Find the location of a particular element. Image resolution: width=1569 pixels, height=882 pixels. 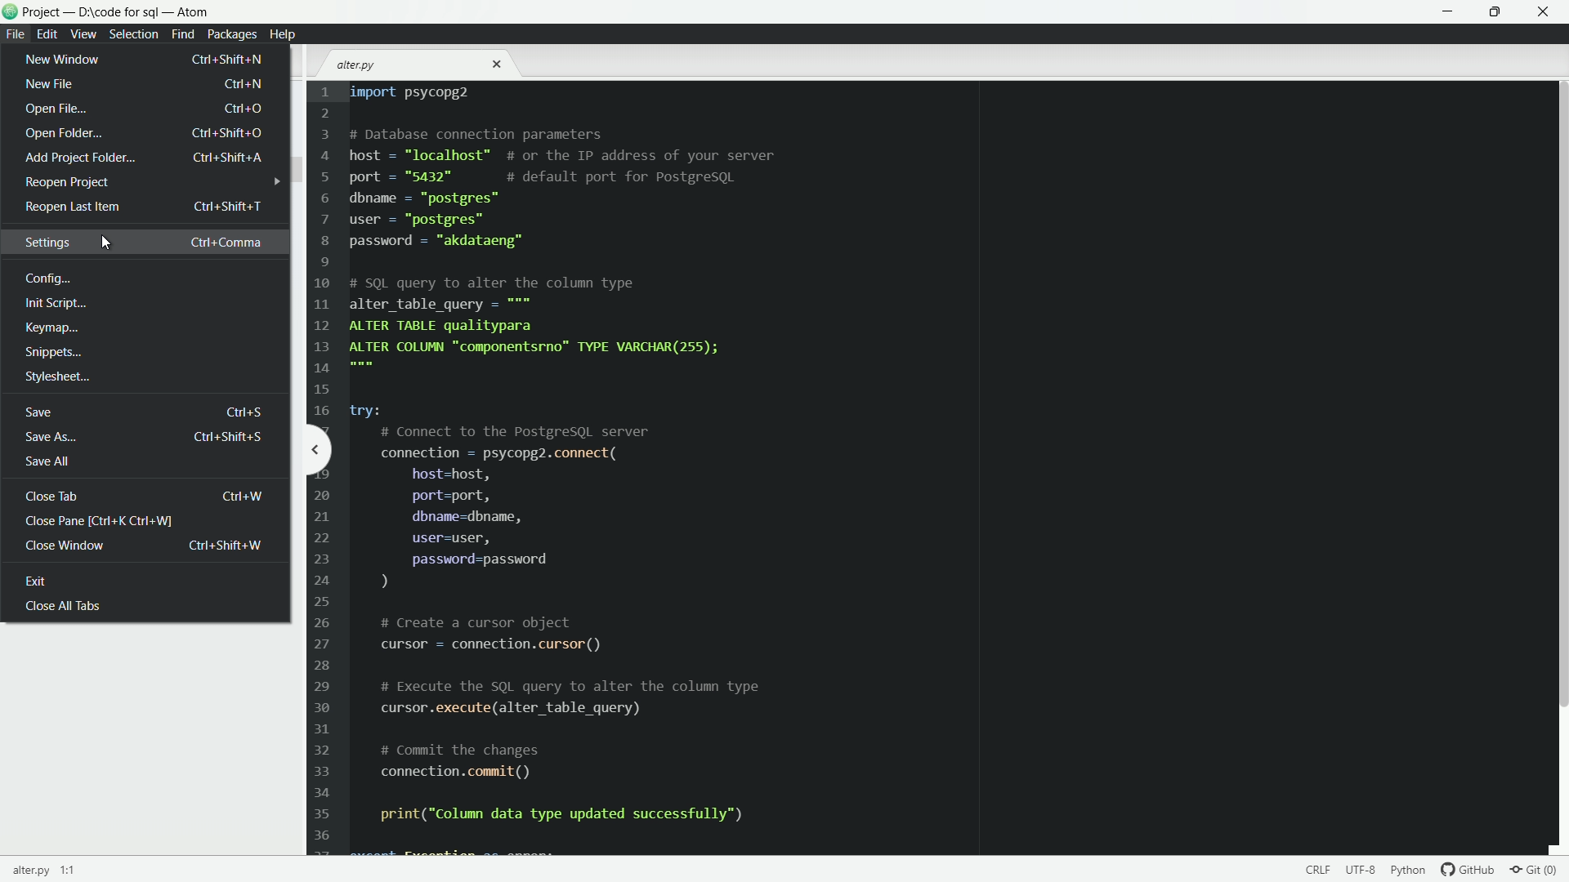

close file is located at coordinates (499, 65).